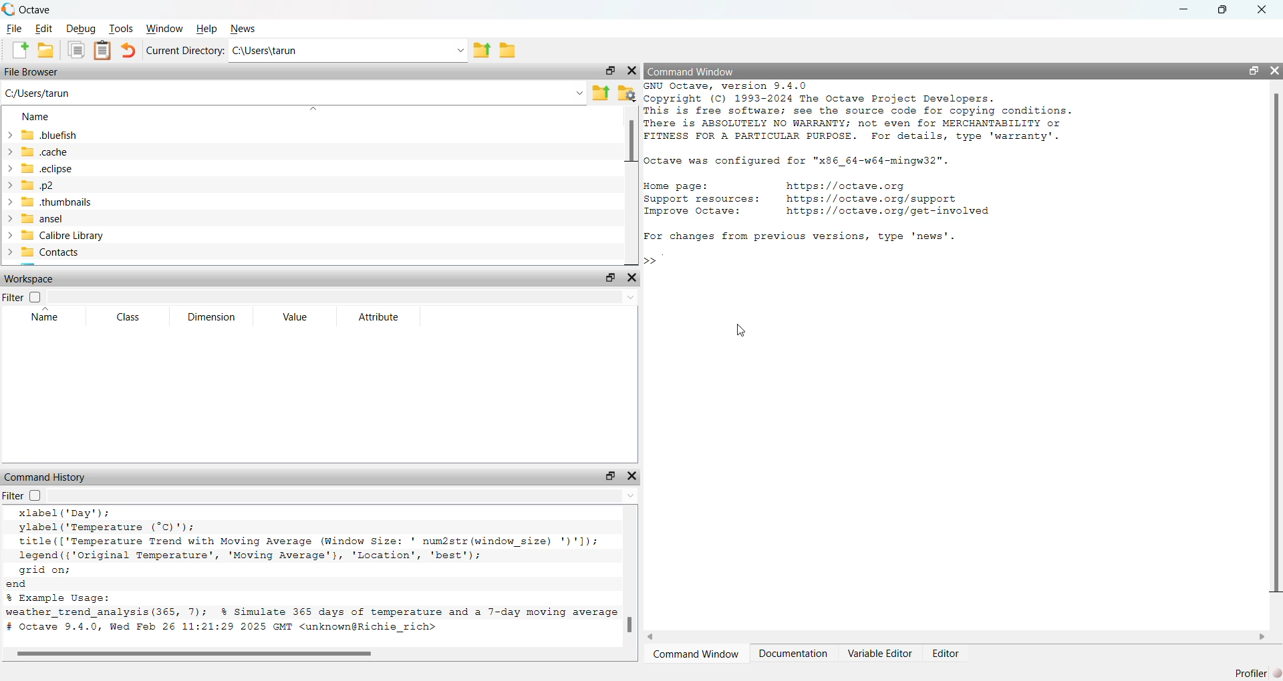 The image size is (1283, 681). What do you see at coordinates (627, 182) in the screenshot?
I see `scroll bar` at bounding box center [627, 182].